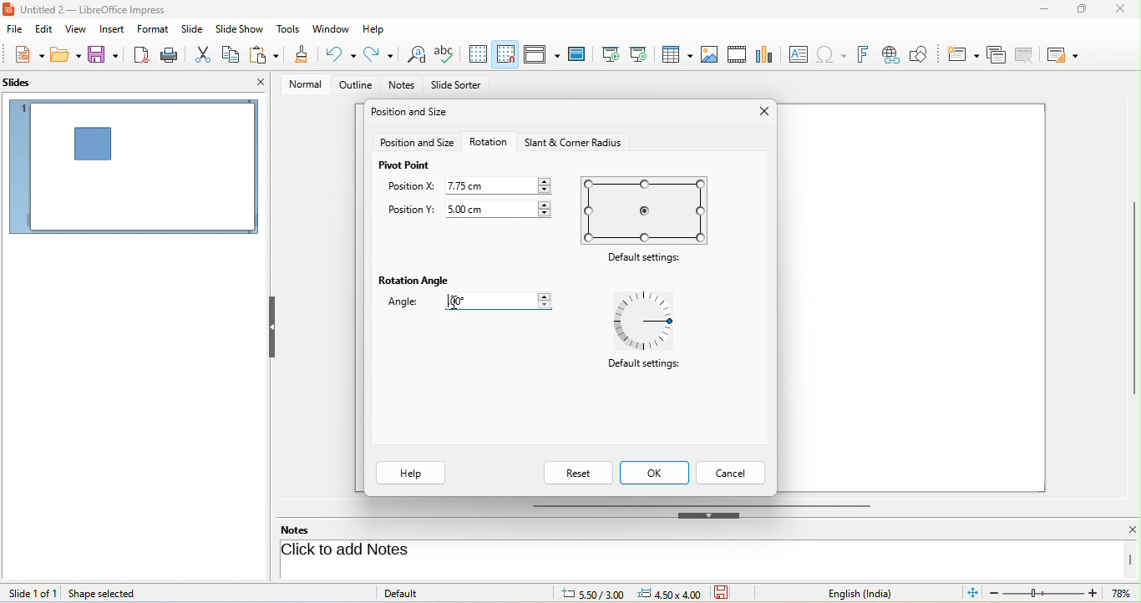  I want to click on untitled 2-libre office impress, so click(103, 8).